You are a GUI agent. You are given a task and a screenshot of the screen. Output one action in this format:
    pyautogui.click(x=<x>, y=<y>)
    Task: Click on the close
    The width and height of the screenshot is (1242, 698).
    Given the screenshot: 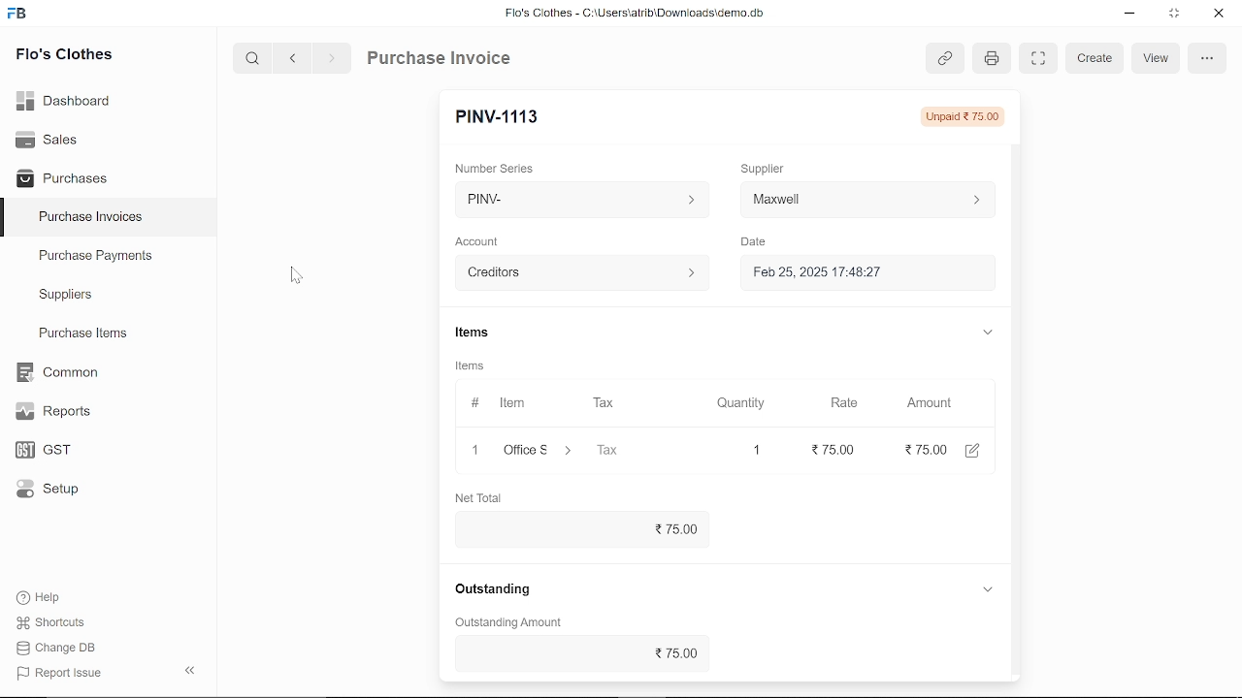 What is the action you would take?
    pyautogui.click(x=472, y=450)
    